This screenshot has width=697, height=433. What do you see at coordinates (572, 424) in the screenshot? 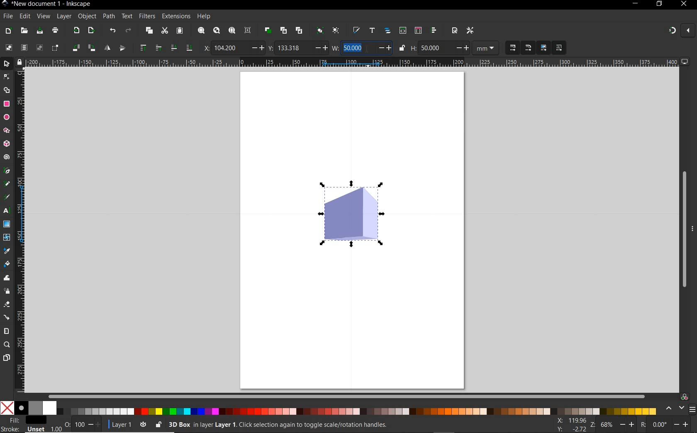
I see `cursor coordinates` at bounding box center [572, 424].